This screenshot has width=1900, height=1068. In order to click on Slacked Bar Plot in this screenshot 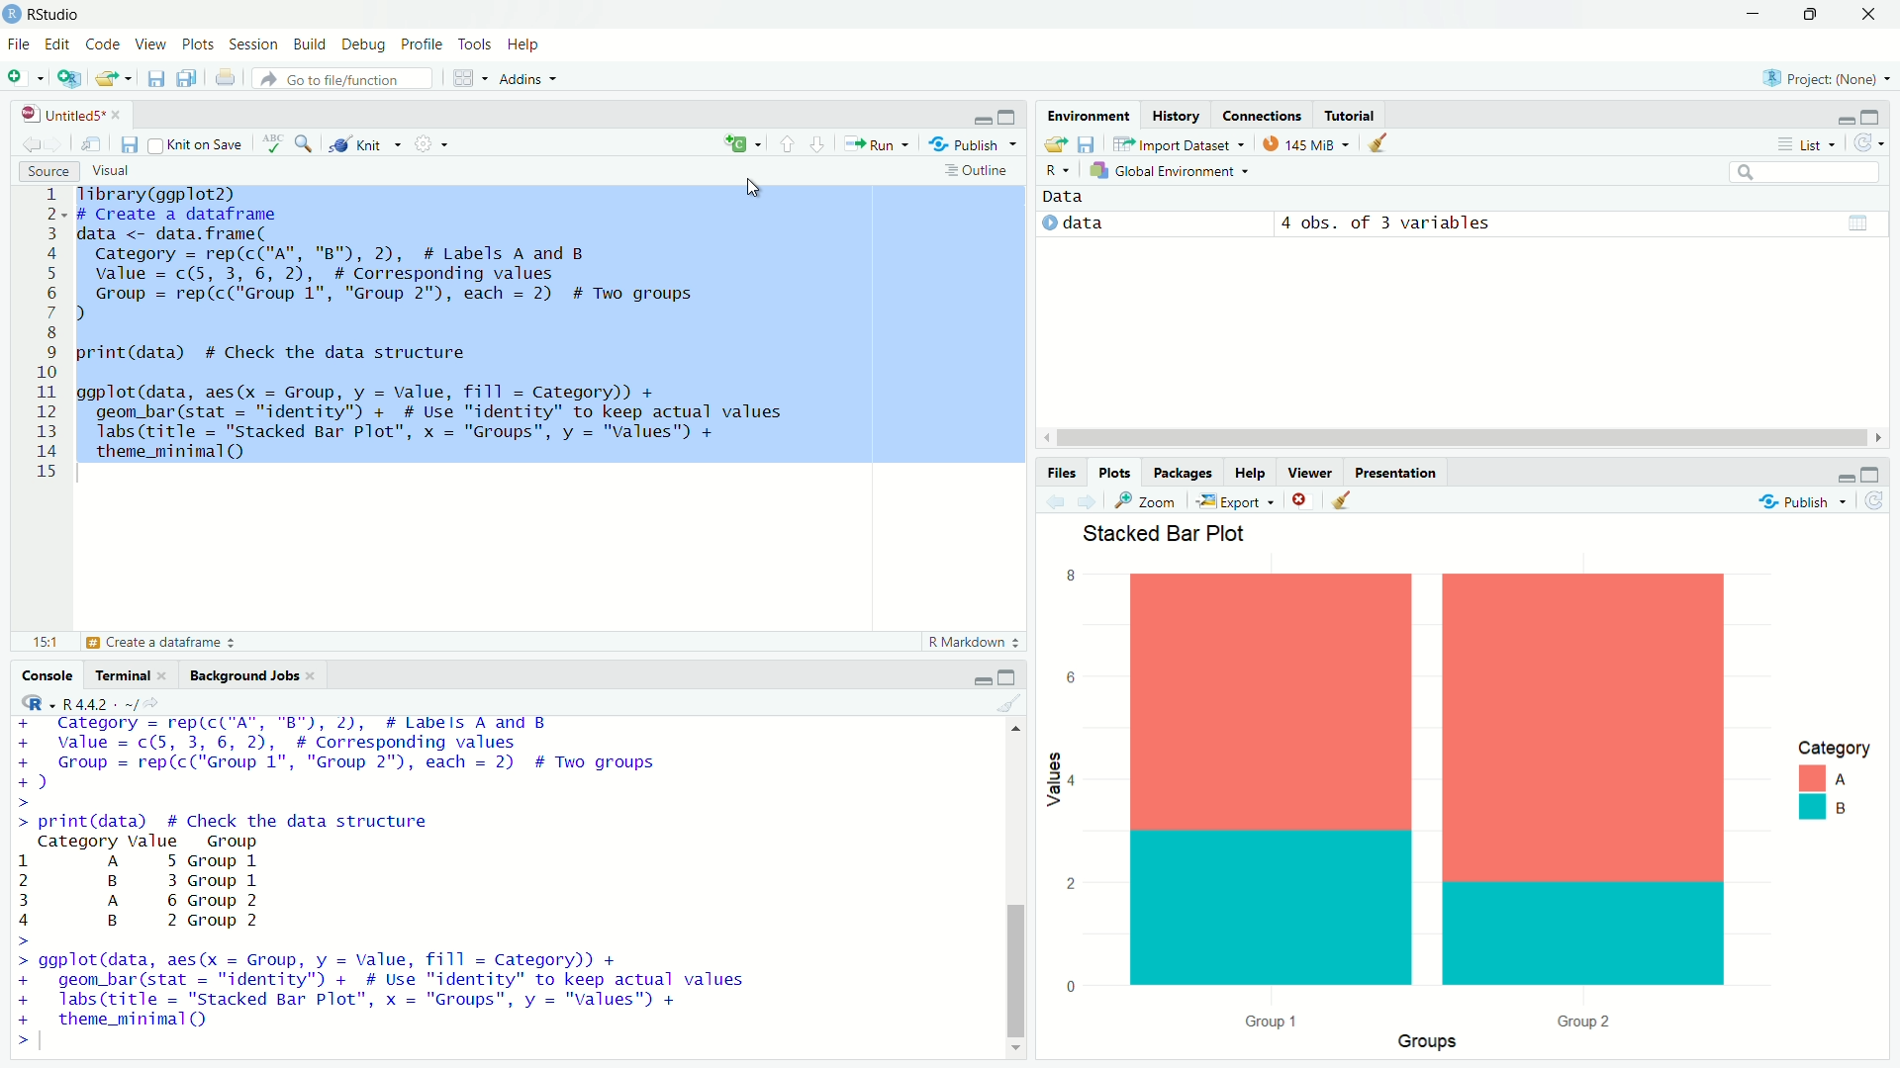, I will do `click(1166, 532)`.